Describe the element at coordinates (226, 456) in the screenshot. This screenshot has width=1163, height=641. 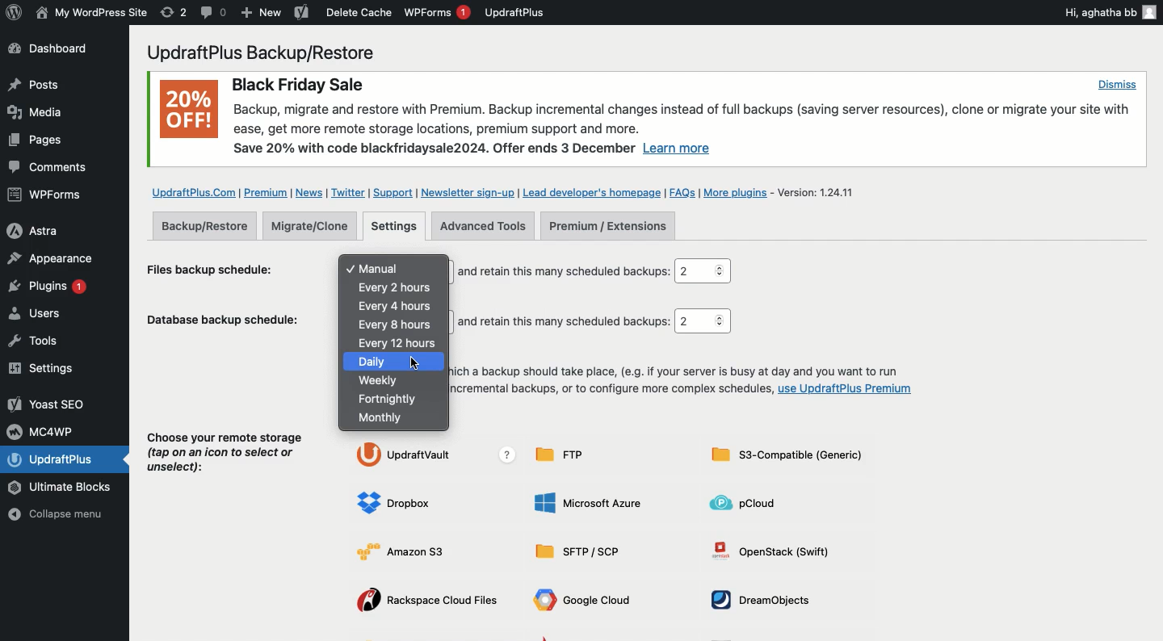
I see `Choose your remote storage
(tap on an icon to select or
unselect):` at that location.